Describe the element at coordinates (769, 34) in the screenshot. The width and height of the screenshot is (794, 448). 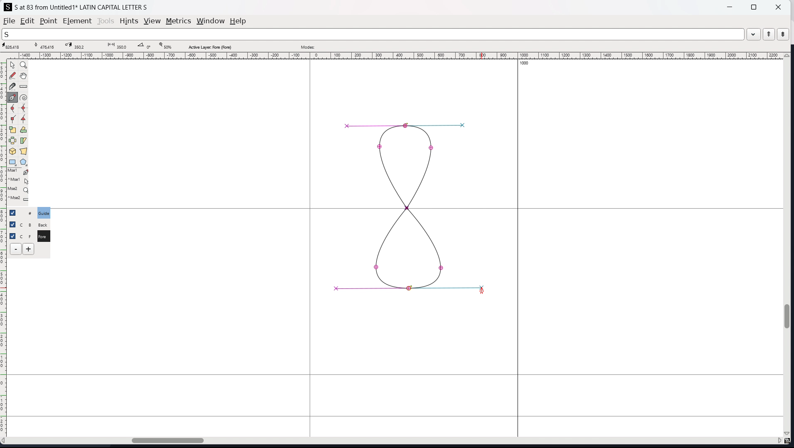
I see `previous word in the wordlist` at that location.